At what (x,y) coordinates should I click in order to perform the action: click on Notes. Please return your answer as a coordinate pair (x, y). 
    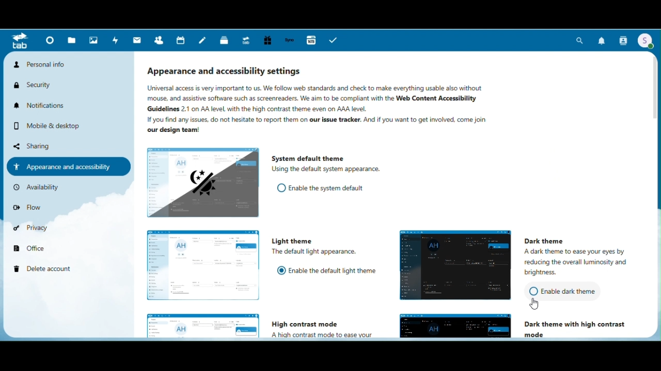
    Looking at the image, I should click on (203, 41).